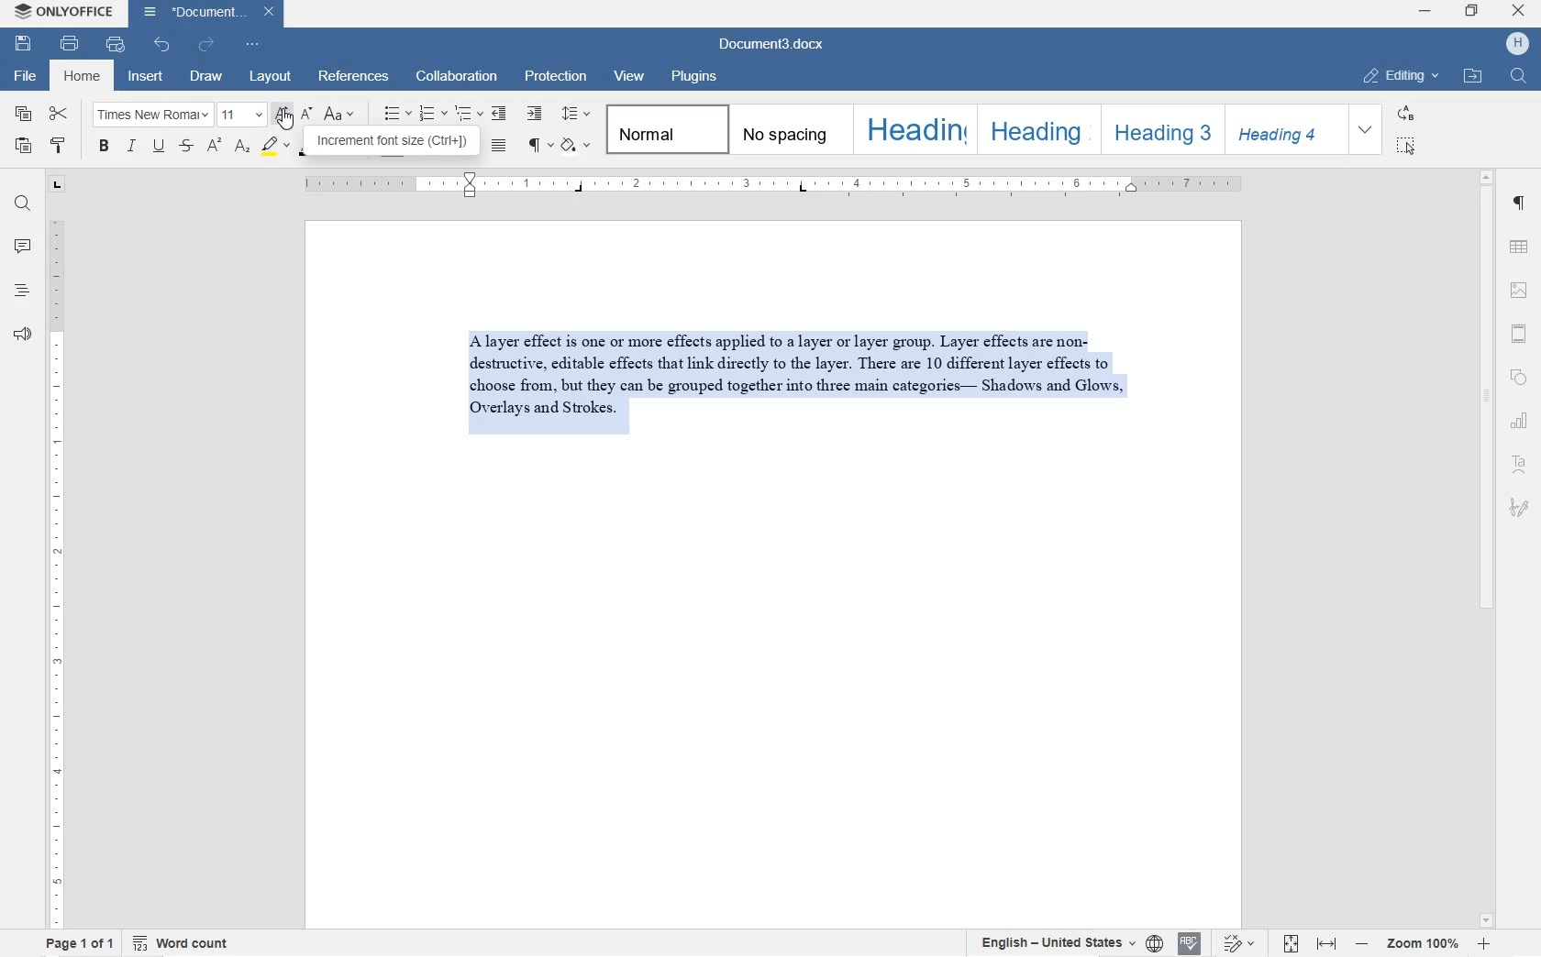 The height and width of the screenshot is (957, 1541). Describe the element at coordinates (1241, 943) in the screenshot. I see `track changes` at that location.